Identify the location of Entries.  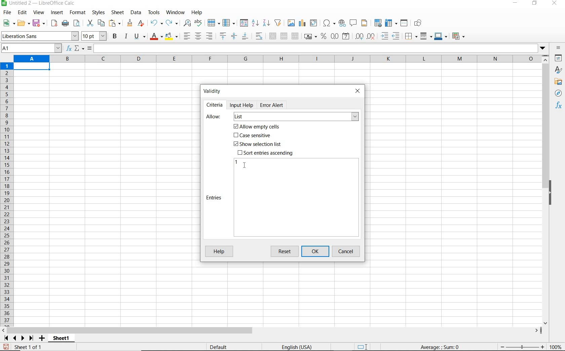
(215, 198).